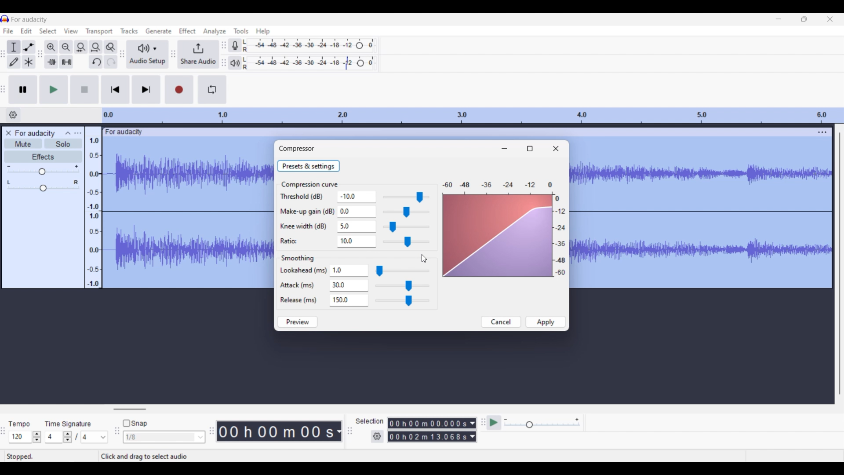  I want to click on Edit, so click(26, 31).